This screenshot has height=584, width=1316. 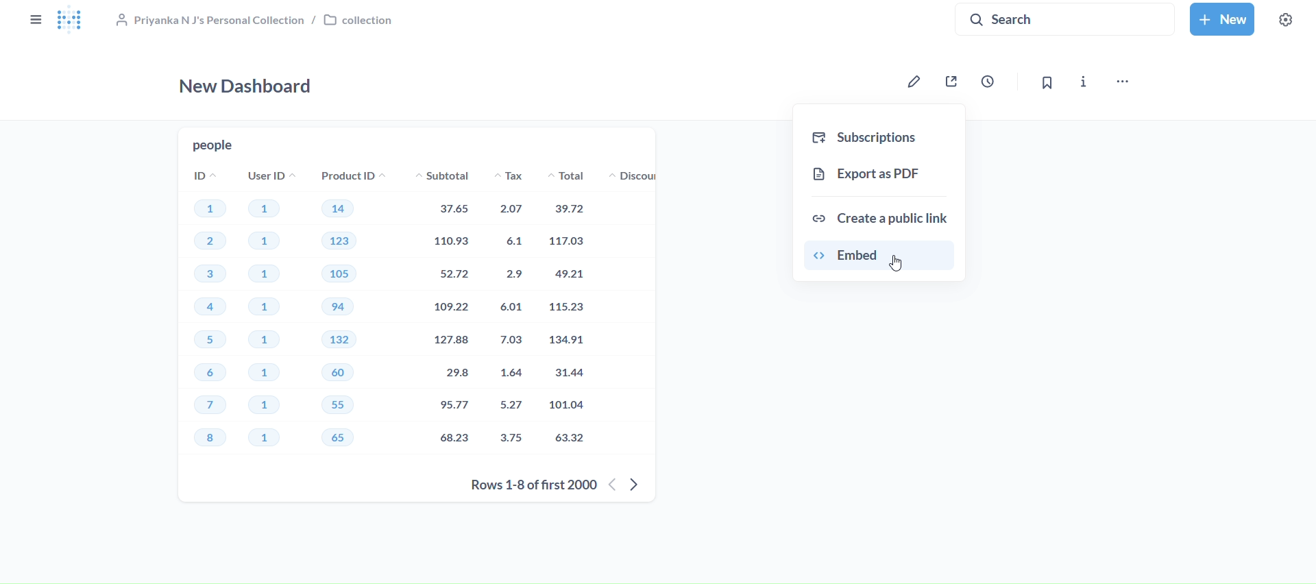 What do you see at coordinates (259, 20) in the screenshot?
I see `&, Priyanka N J's Personal Collection / [J collection` at bounding box center [259, 20].